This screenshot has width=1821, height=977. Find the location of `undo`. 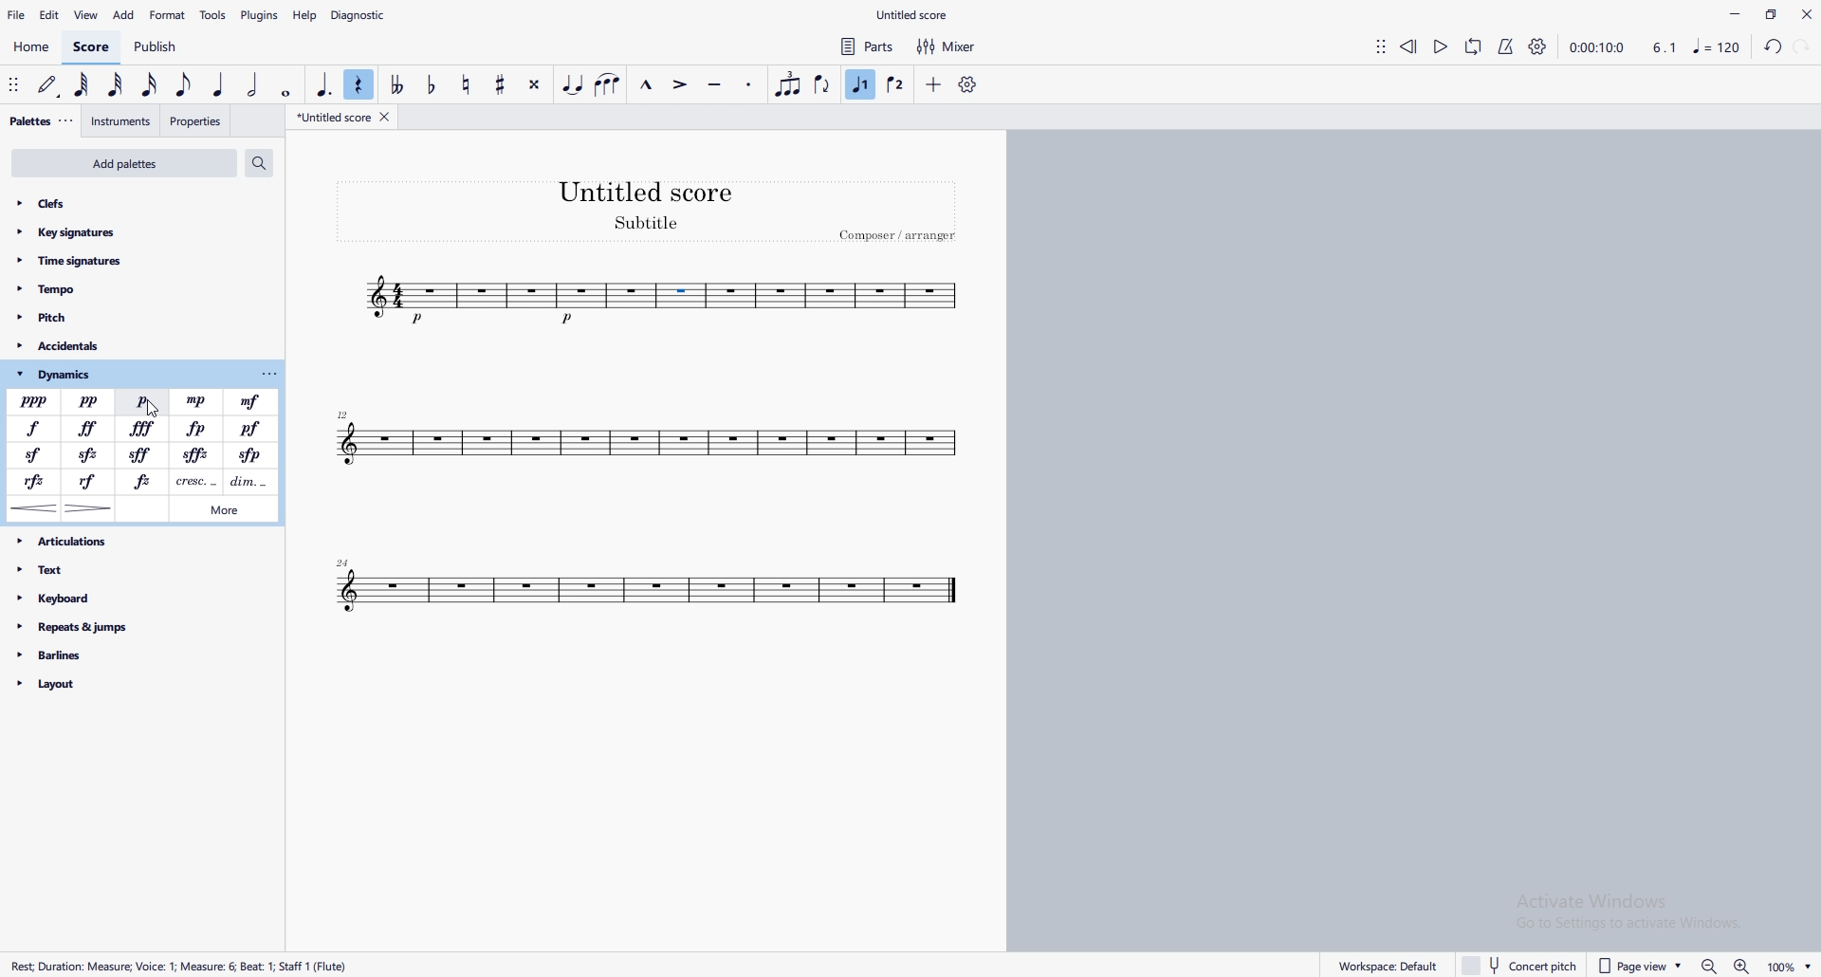

undo is located at coordinates (1775, 45).